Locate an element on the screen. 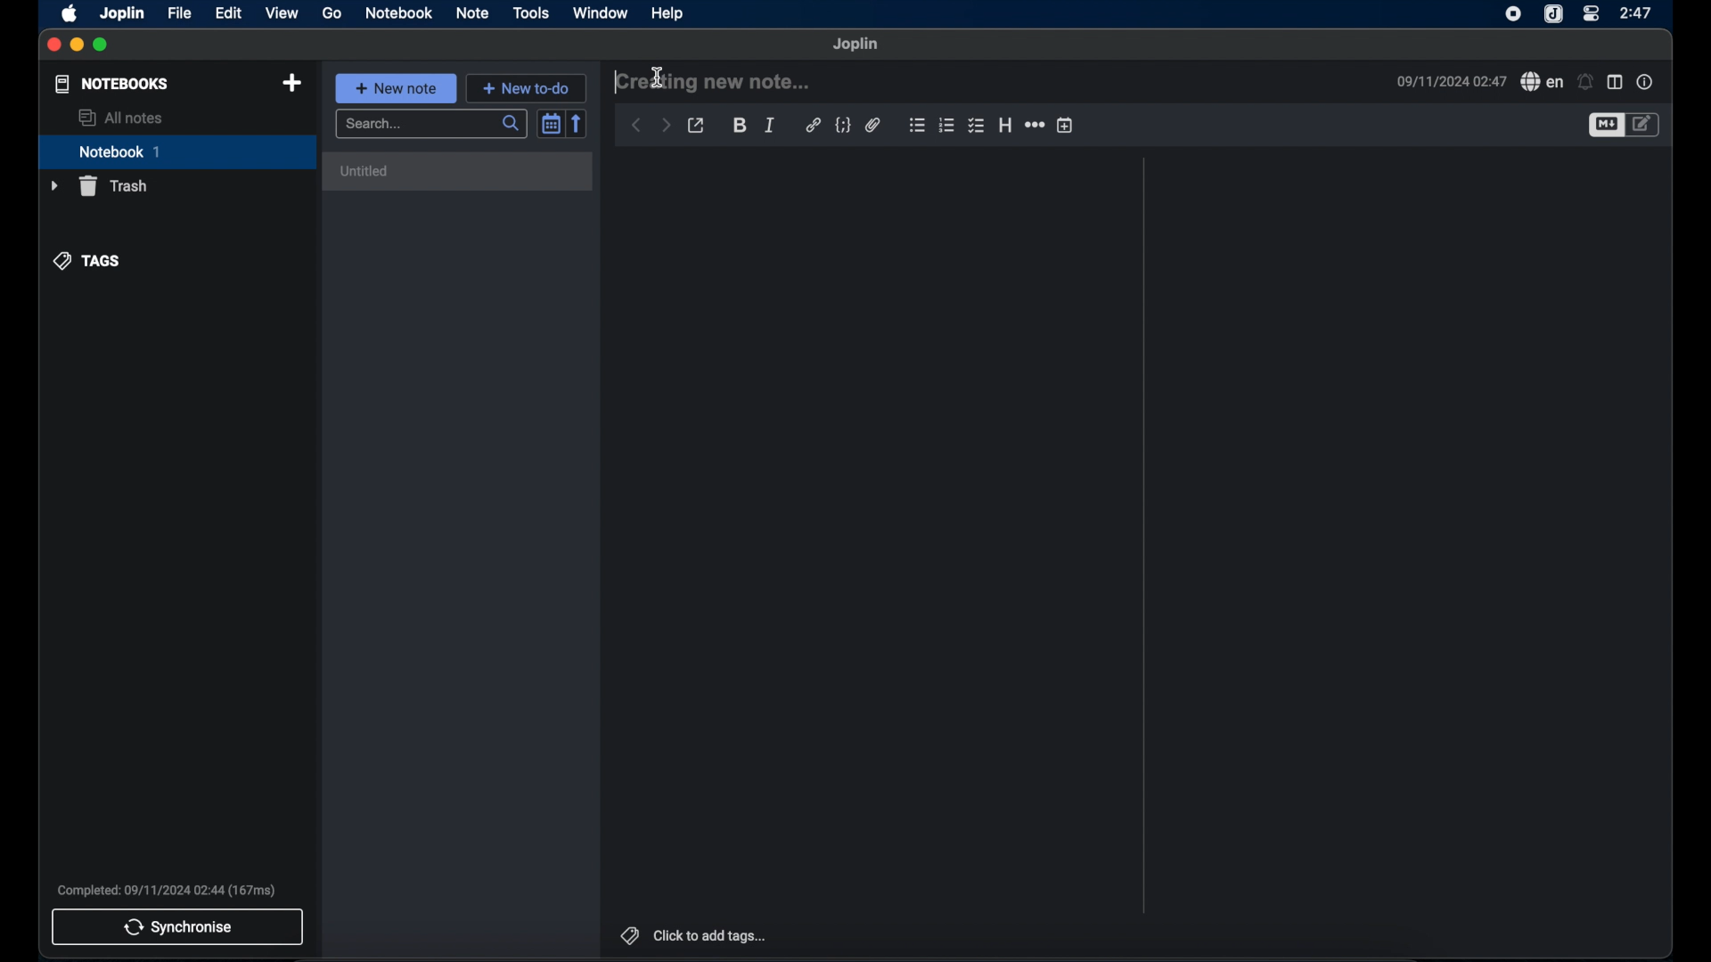 This screenshot has height=962, width=1711. screen recorder icon is located at coordinates (1513, 13).